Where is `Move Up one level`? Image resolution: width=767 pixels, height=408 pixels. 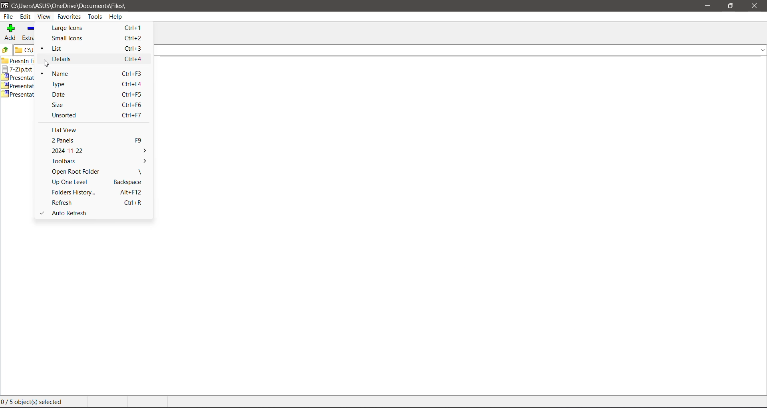
Move Up one level is located at coordinates (6, 50).